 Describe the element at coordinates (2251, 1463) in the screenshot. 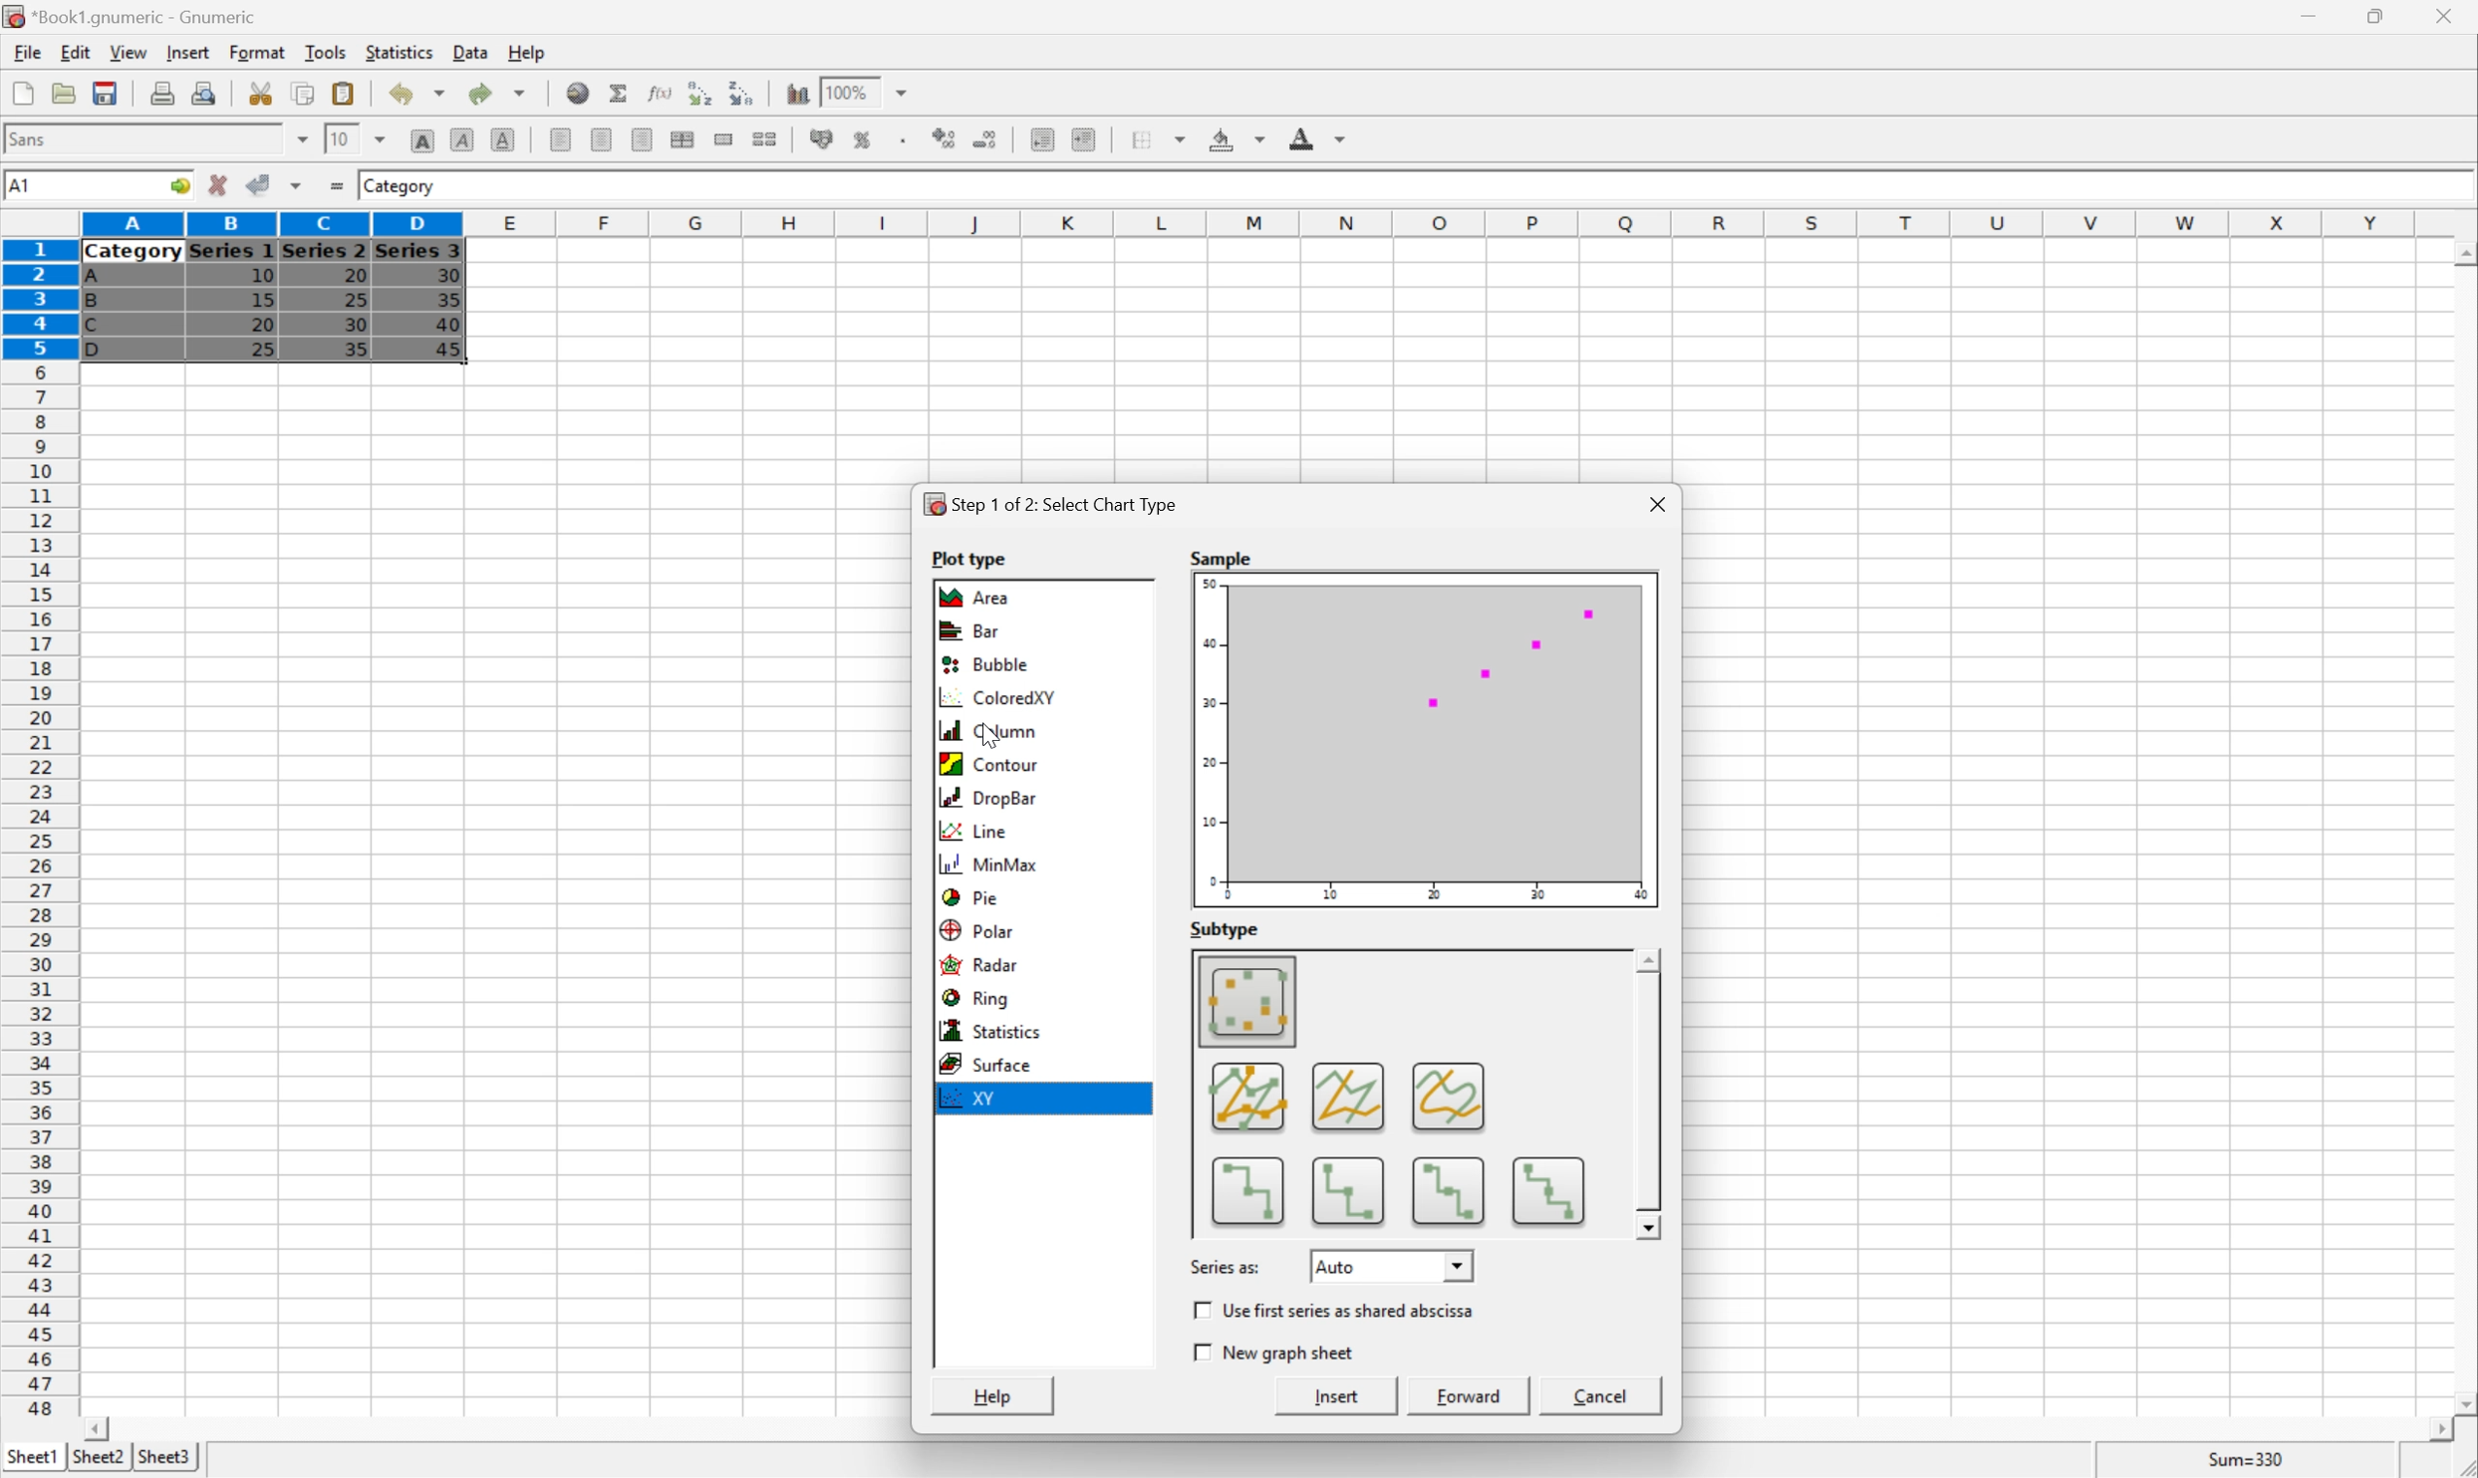

I see `Sum=0` at that location.